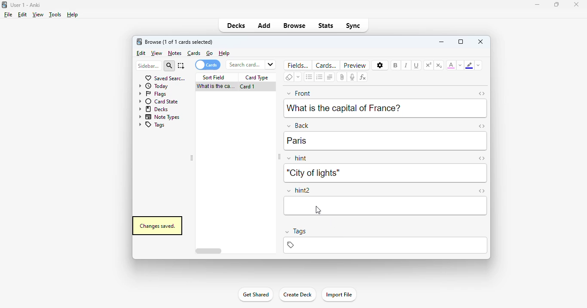 This screenshot has height=308, width=587. Describe the element at coordinates (352, 77) in the screenshot. I see `record audio` at that location.